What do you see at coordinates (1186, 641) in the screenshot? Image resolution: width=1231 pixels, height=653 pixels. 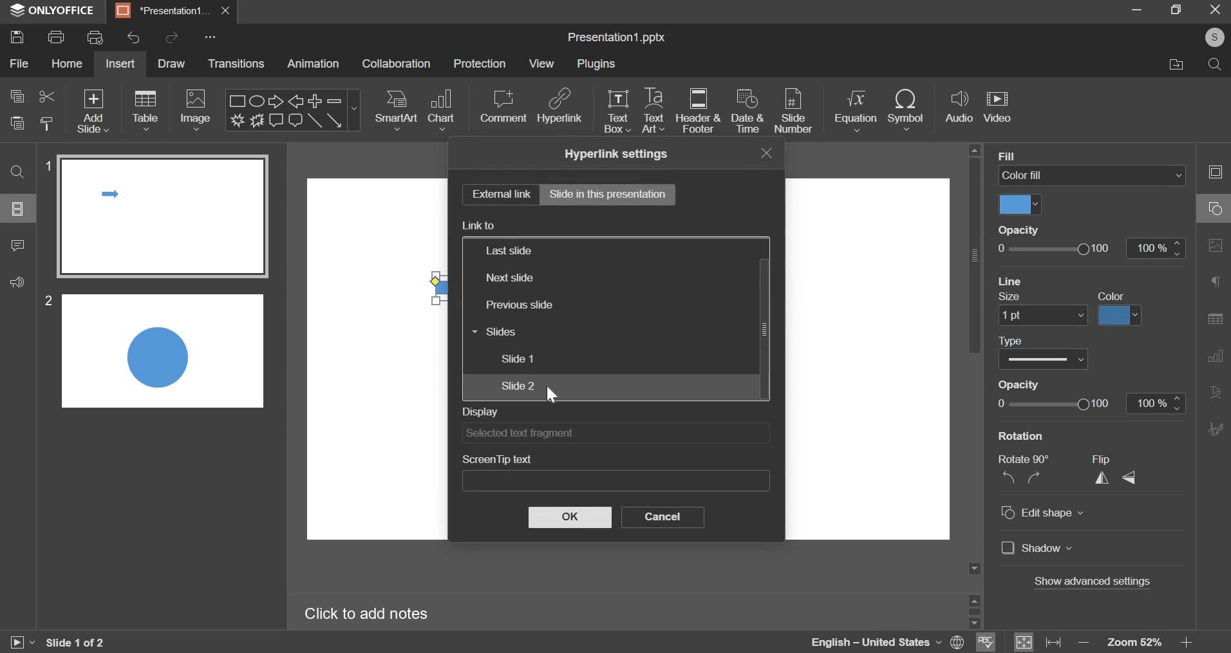 I see `increase zoom` at bounding box center [1186, 641].